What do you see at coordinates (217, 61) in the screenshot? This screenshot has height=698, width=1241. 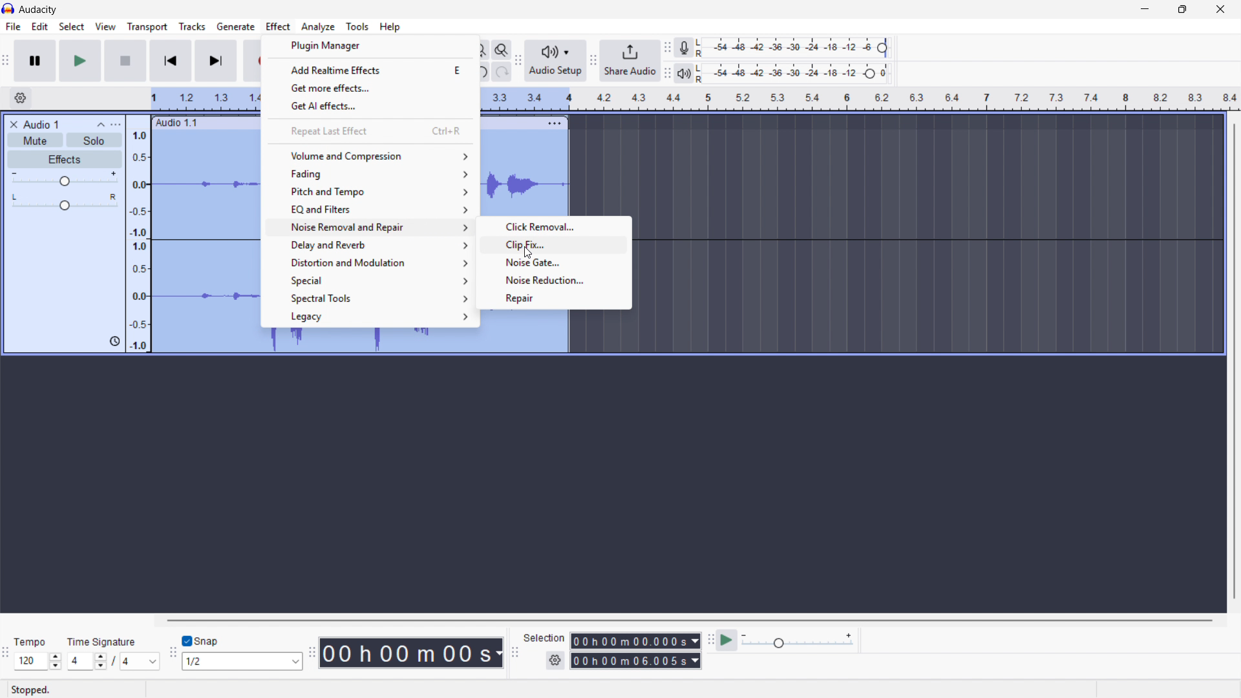 I see `Skip to end ` at bounding box center [217, 61].